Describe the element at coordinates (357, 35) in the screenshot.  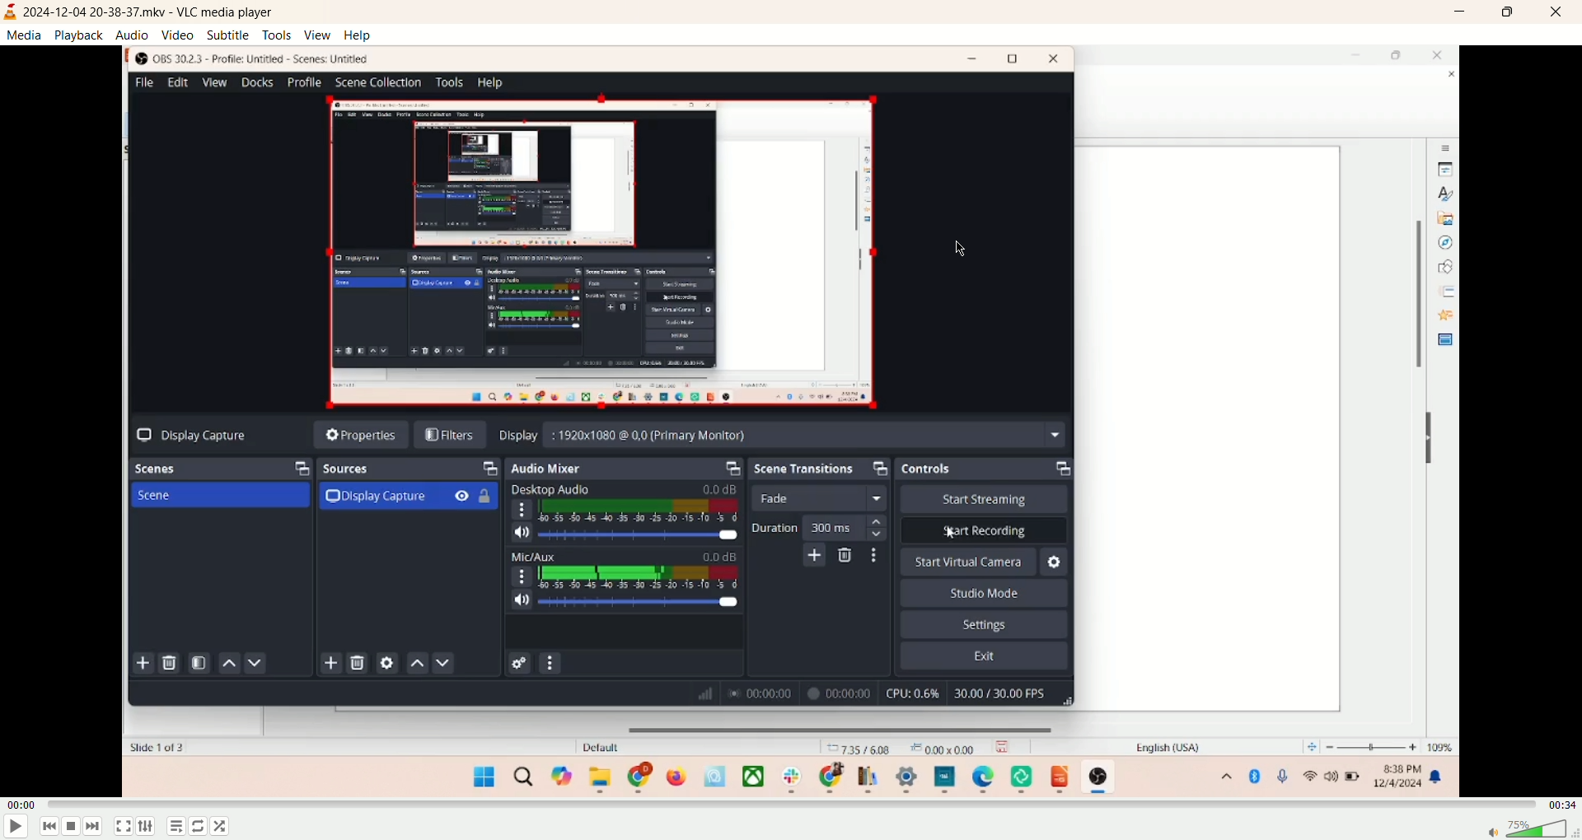
I see `help` at that location.